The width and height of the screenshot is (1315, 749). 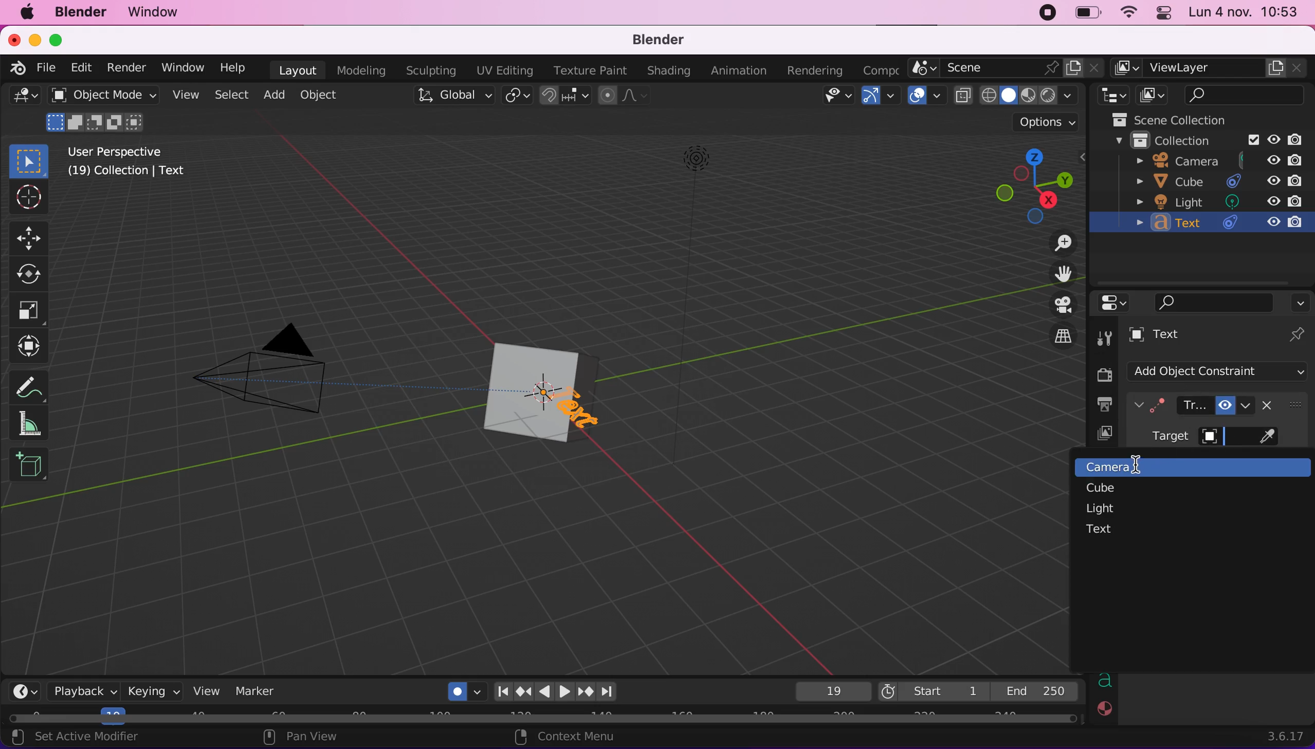 I want to click on view, so click(x=189, y=97).